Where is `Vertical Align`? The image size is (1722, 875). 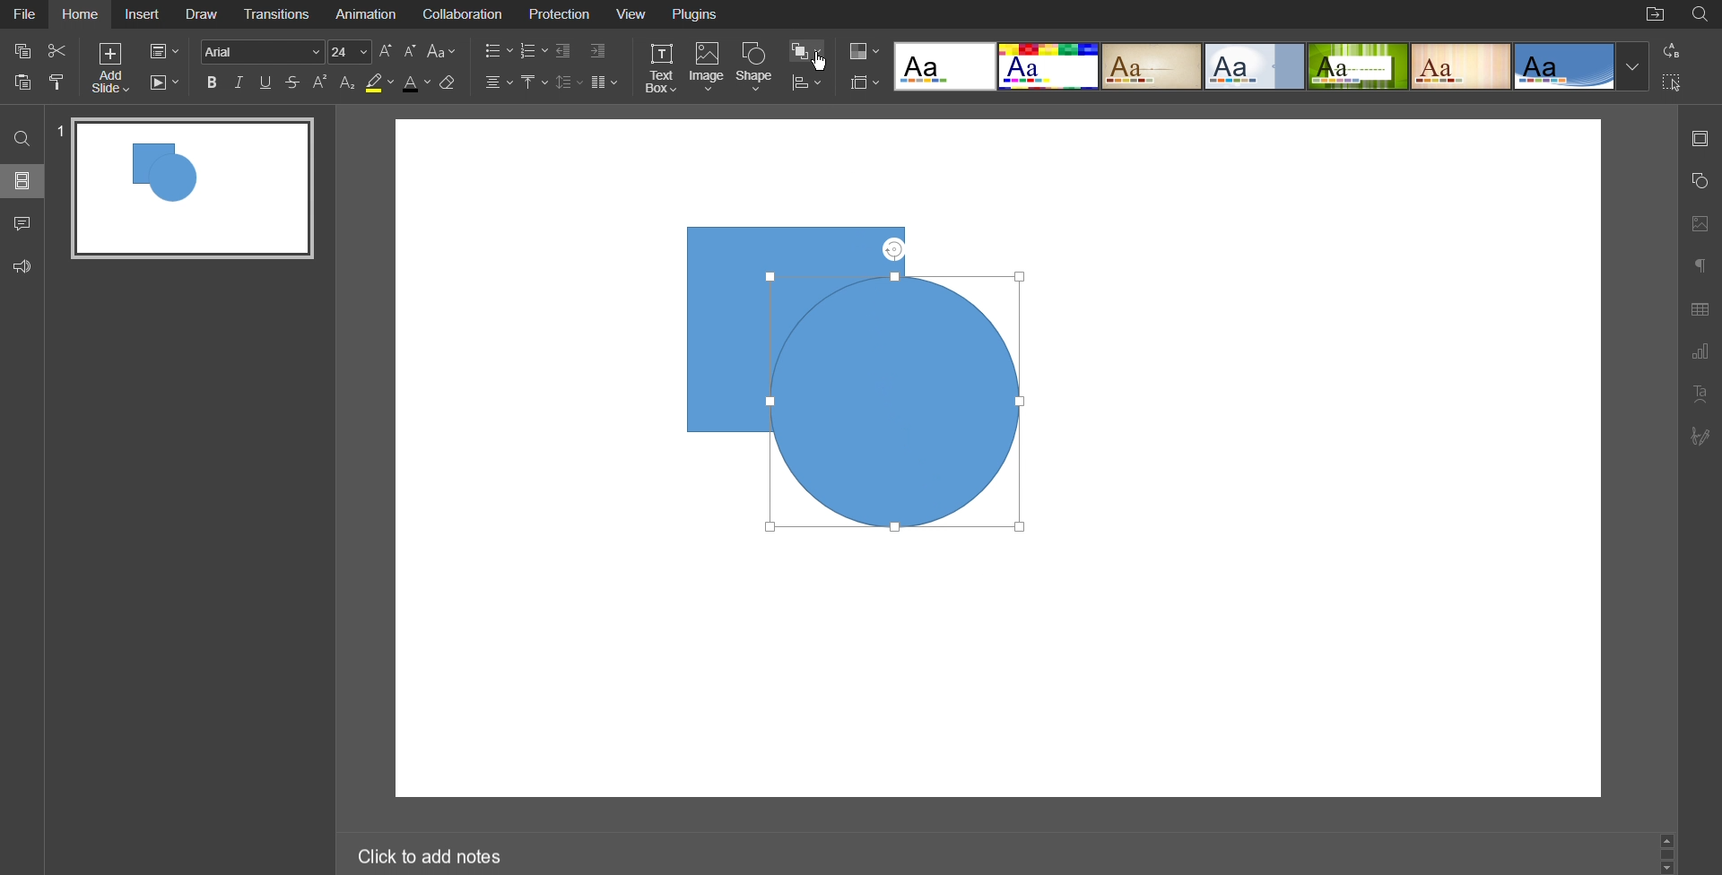 Vertical Align is located at coordinates (533, 81).